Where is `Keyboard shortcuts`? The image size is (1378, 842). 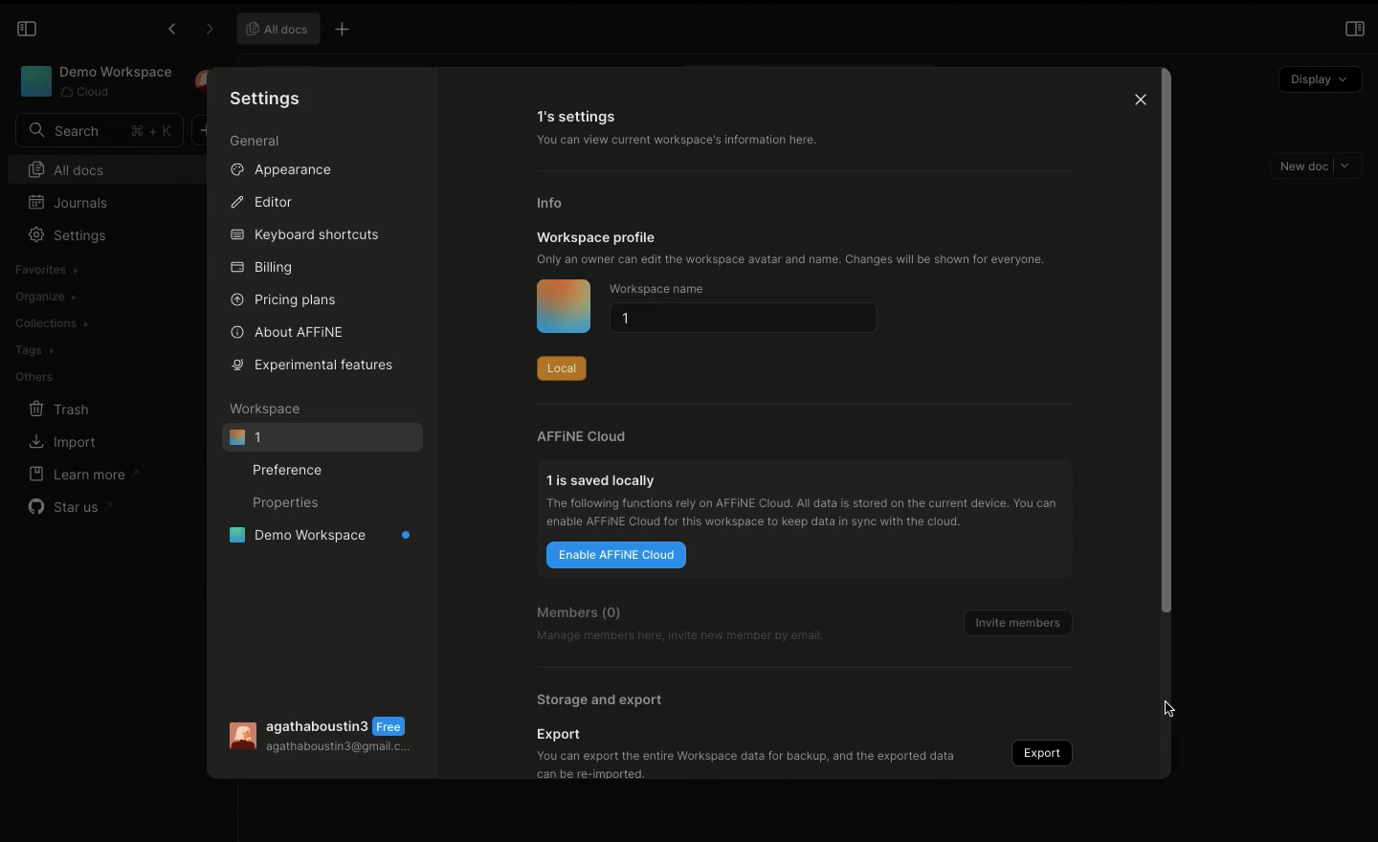 Keyboard shortcuts is located at coordinates (303, 235).